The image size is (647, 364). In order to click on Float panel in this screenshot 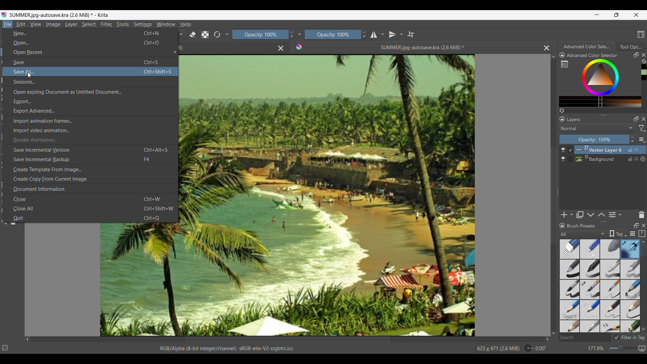, I will do `click(636, 225)`.